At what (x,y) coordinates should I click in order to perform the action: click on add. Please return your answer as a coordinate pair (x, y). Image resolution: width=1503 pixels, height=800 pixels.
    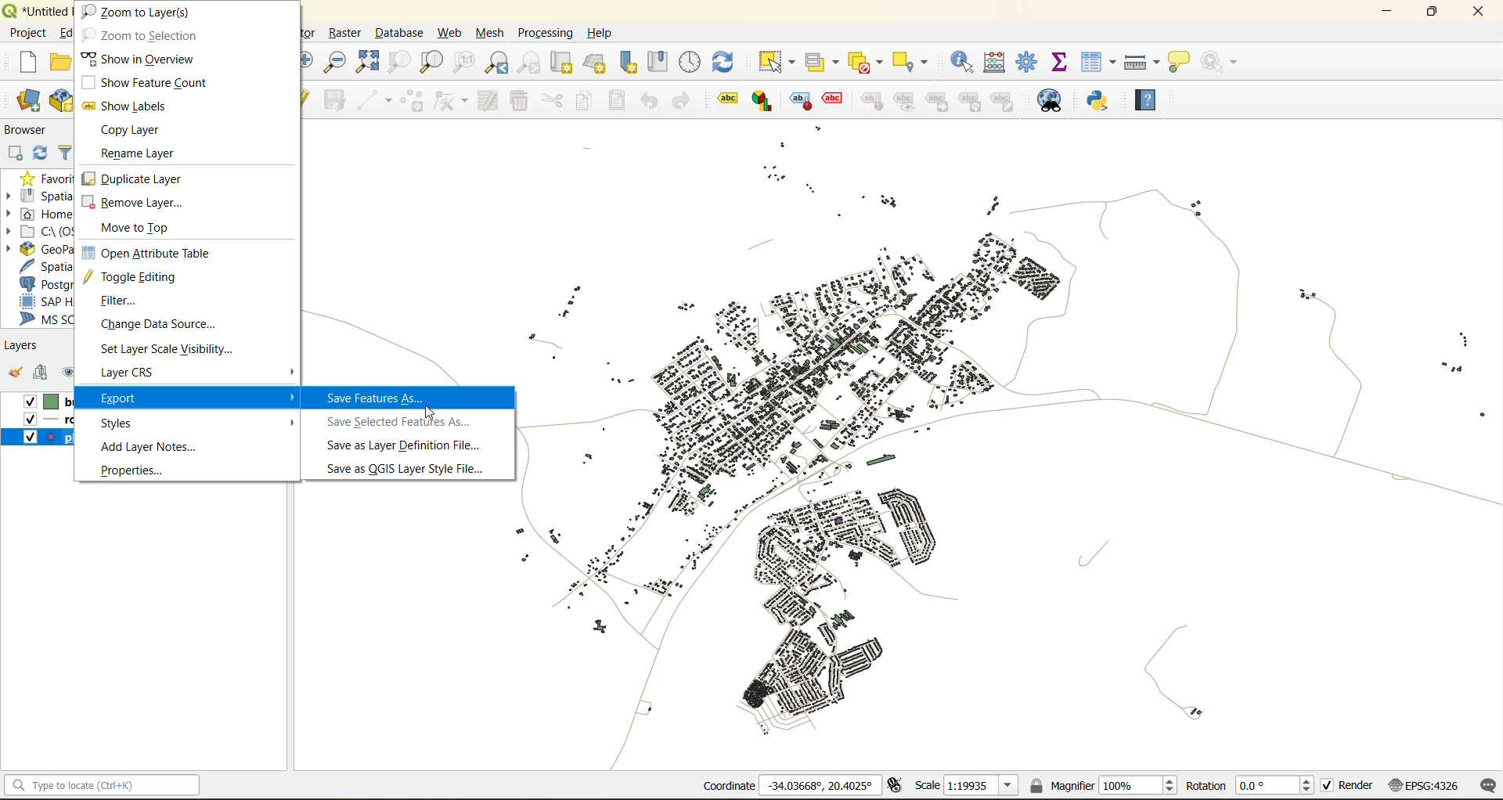
    Looking at the image, I should click on (45, 374).